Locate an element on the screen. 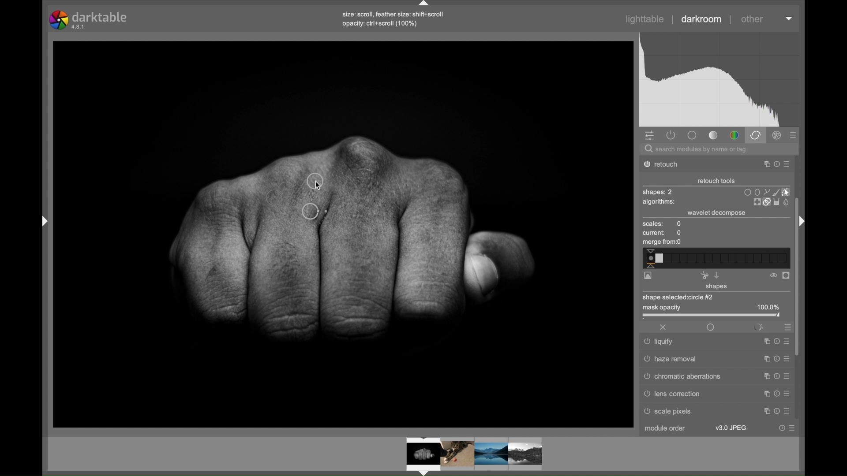  size: scroll, feather size: shift+scroll opacity: ctrl+scroll (100%) is located at coordinates (395, 19).